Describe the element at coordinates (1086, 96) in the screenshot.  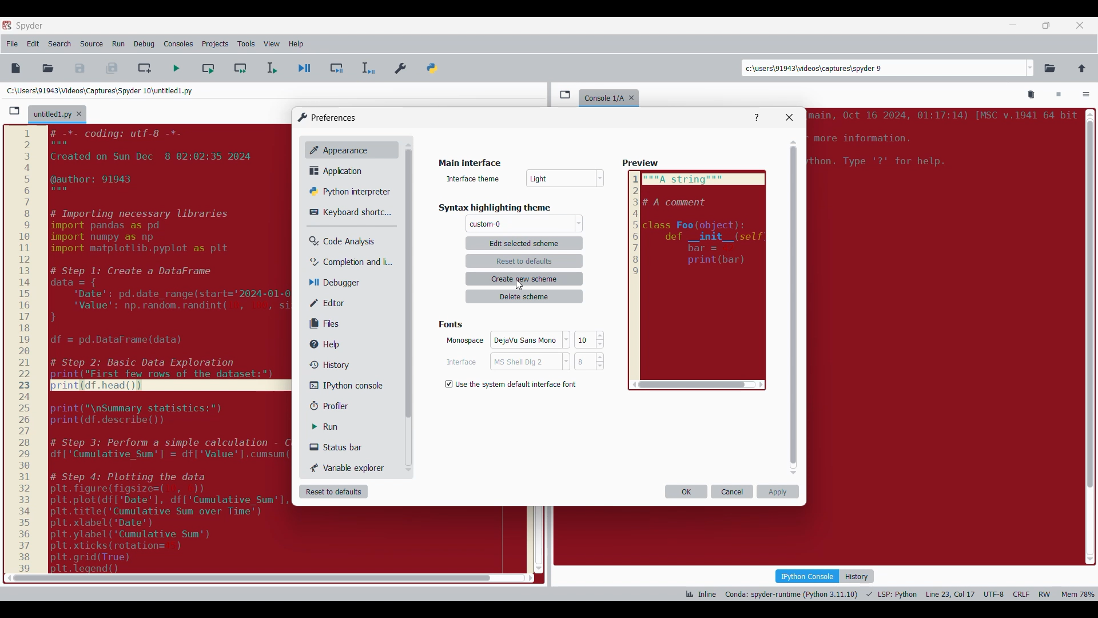
I see `Options` at that location.